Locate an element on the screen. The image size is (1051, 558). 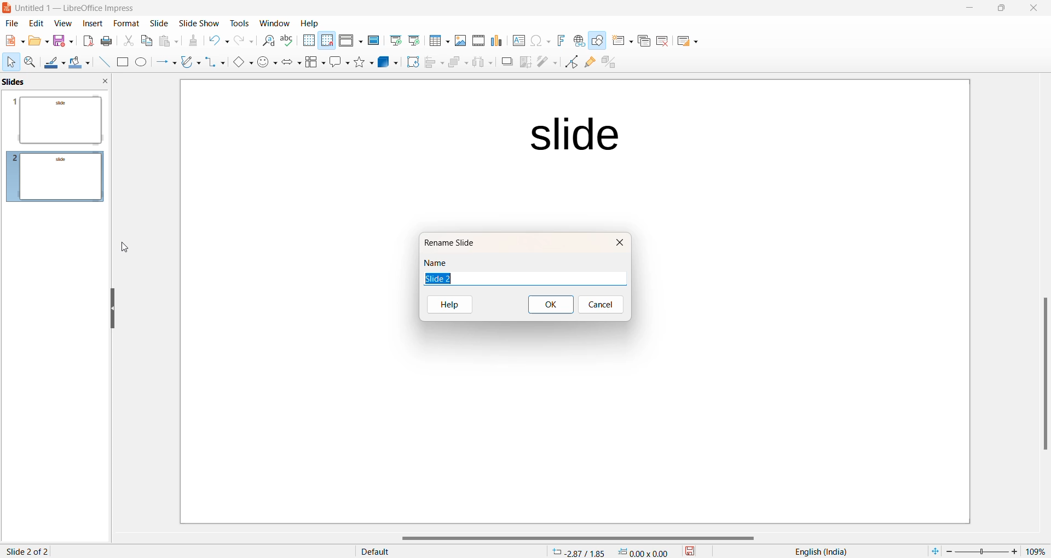
ok is located at coordinates (550, 305).